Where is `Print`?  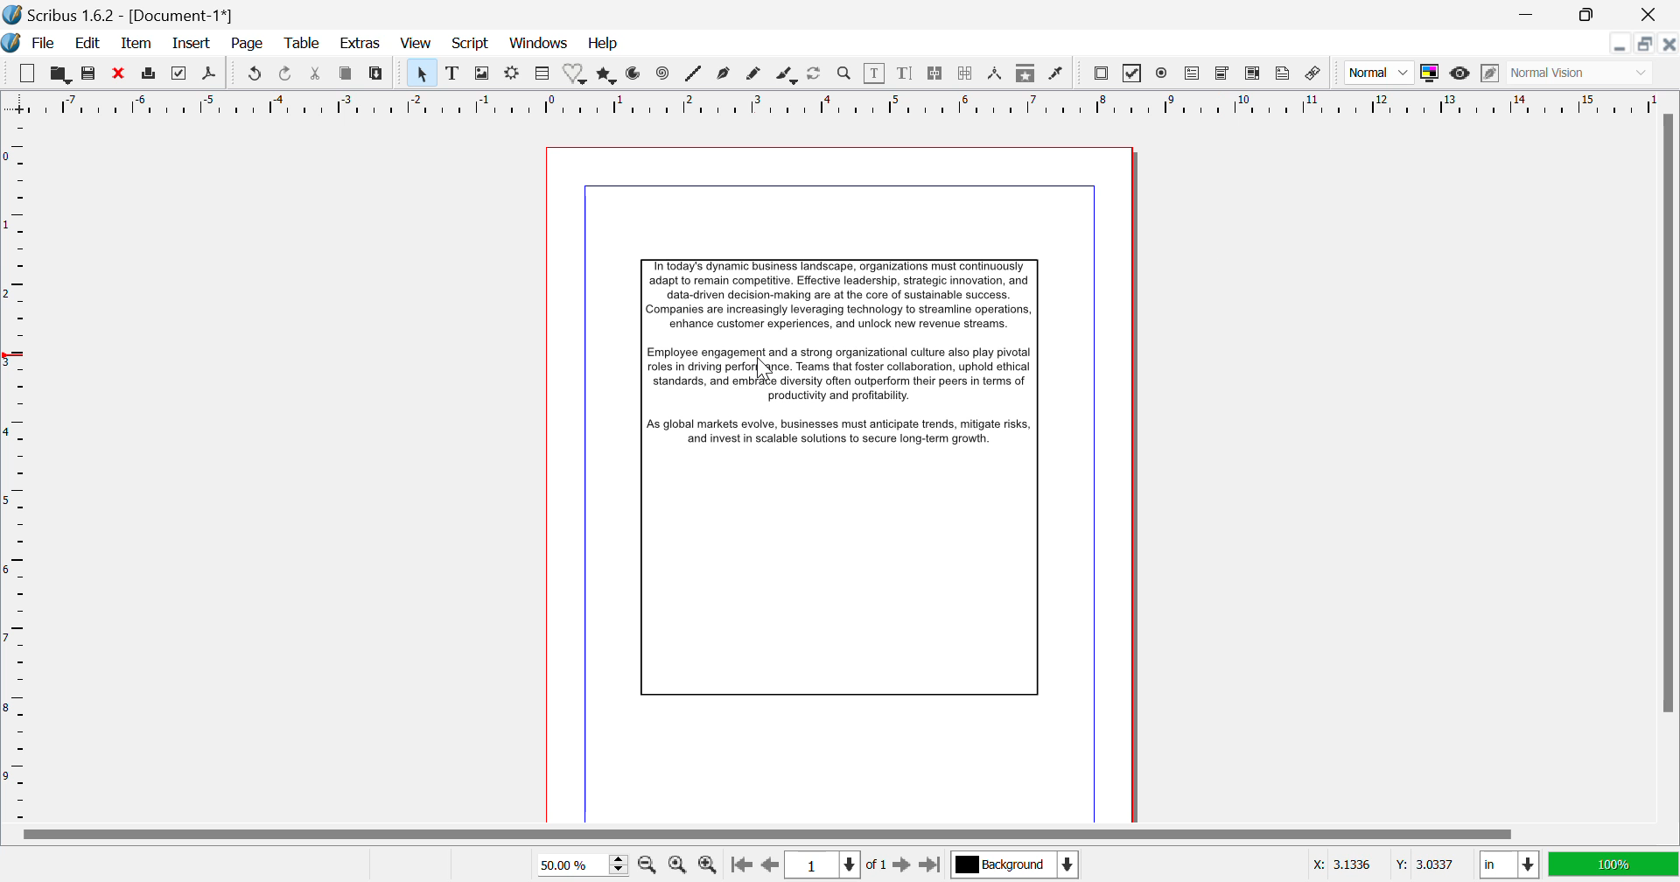 Print is located at coordinates (151, 74).